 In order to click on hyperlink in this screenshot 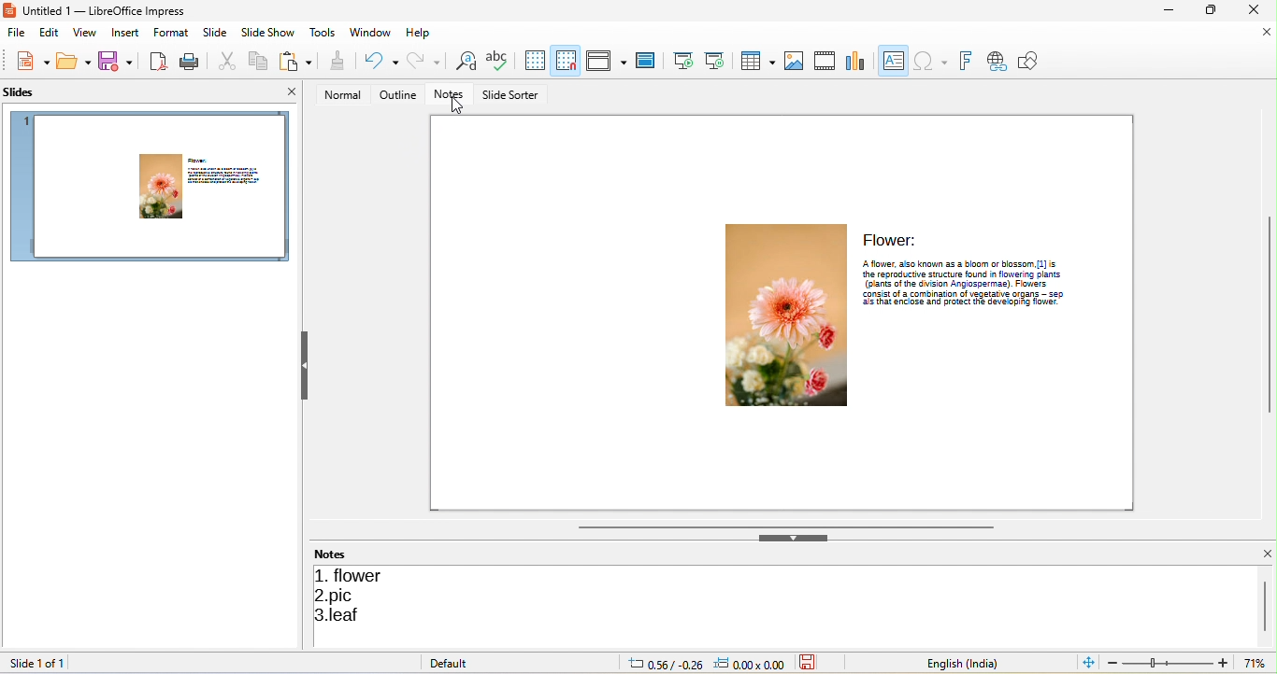, I will do `click(995, 61)`.